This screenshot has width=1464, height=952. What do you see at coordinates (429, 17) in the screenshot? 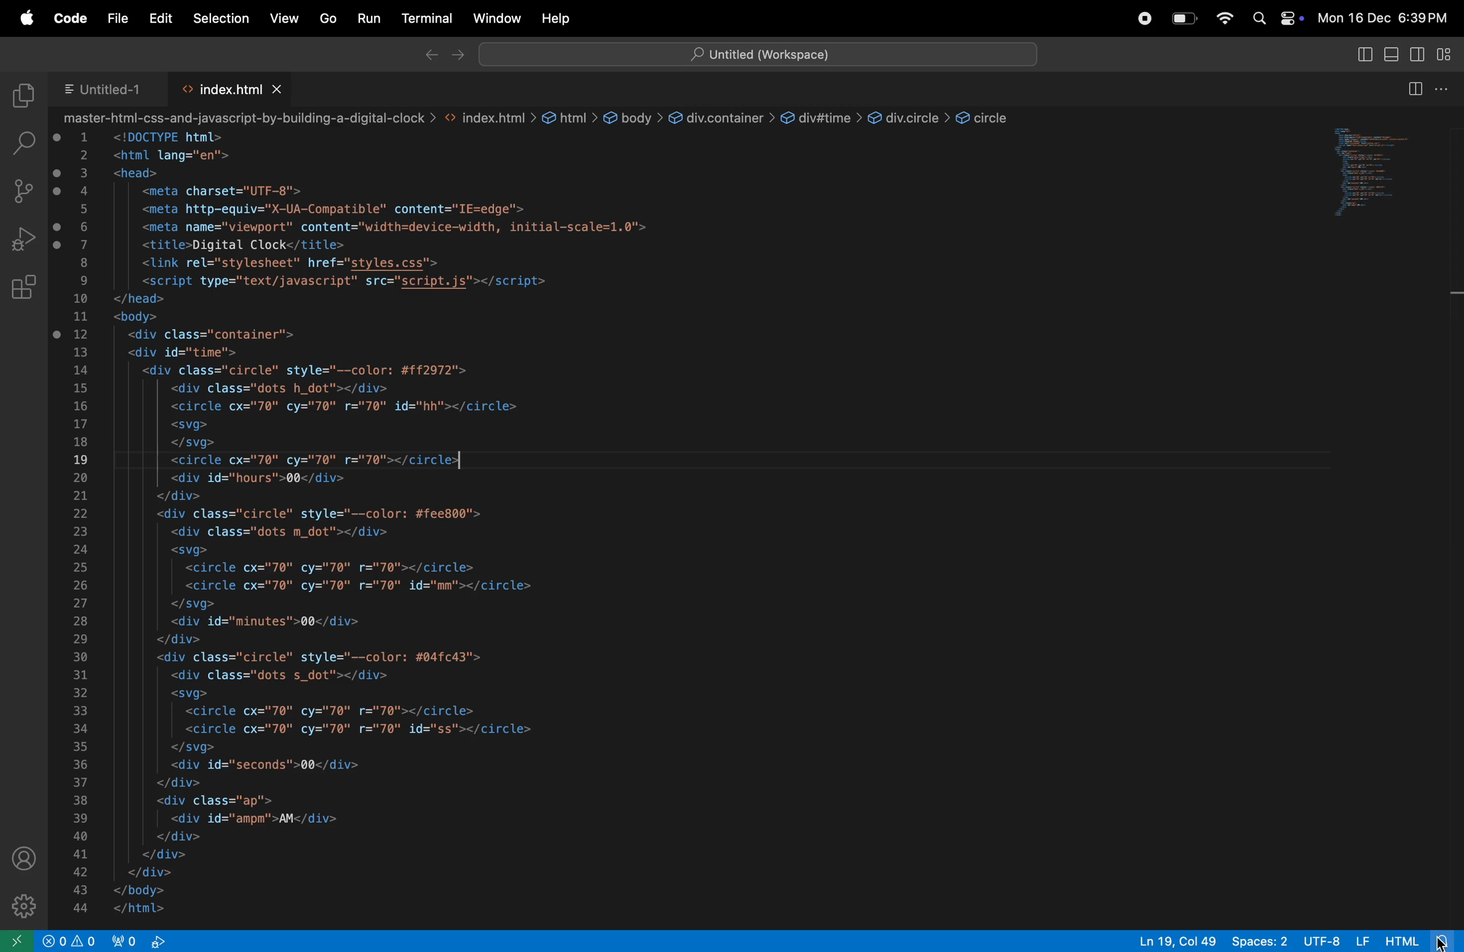
I see `terminal` at bounding box center [429, 17].